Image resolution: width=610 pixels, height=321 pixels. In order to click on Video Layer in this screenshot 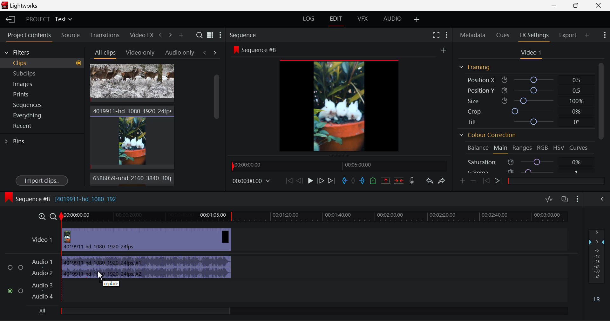, I will do `click(43, 242)`.